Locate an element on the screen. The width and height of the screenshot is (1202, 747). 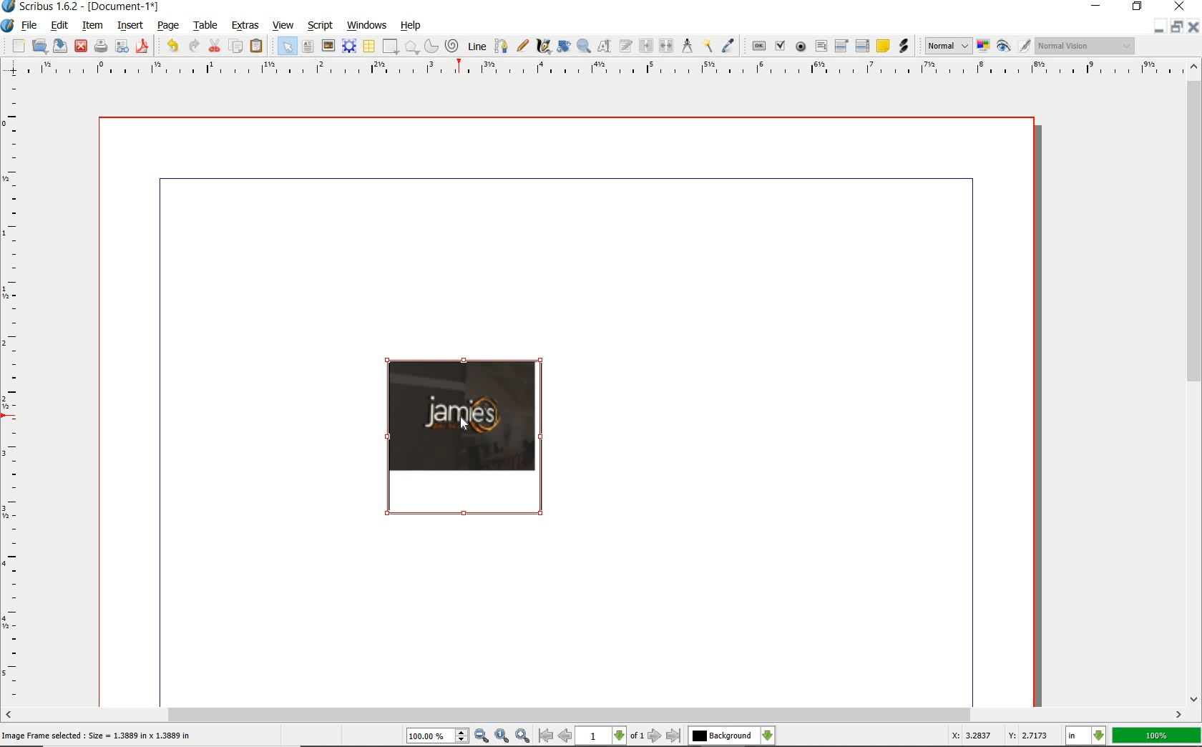
measurements is located at coordinates (688, 45).